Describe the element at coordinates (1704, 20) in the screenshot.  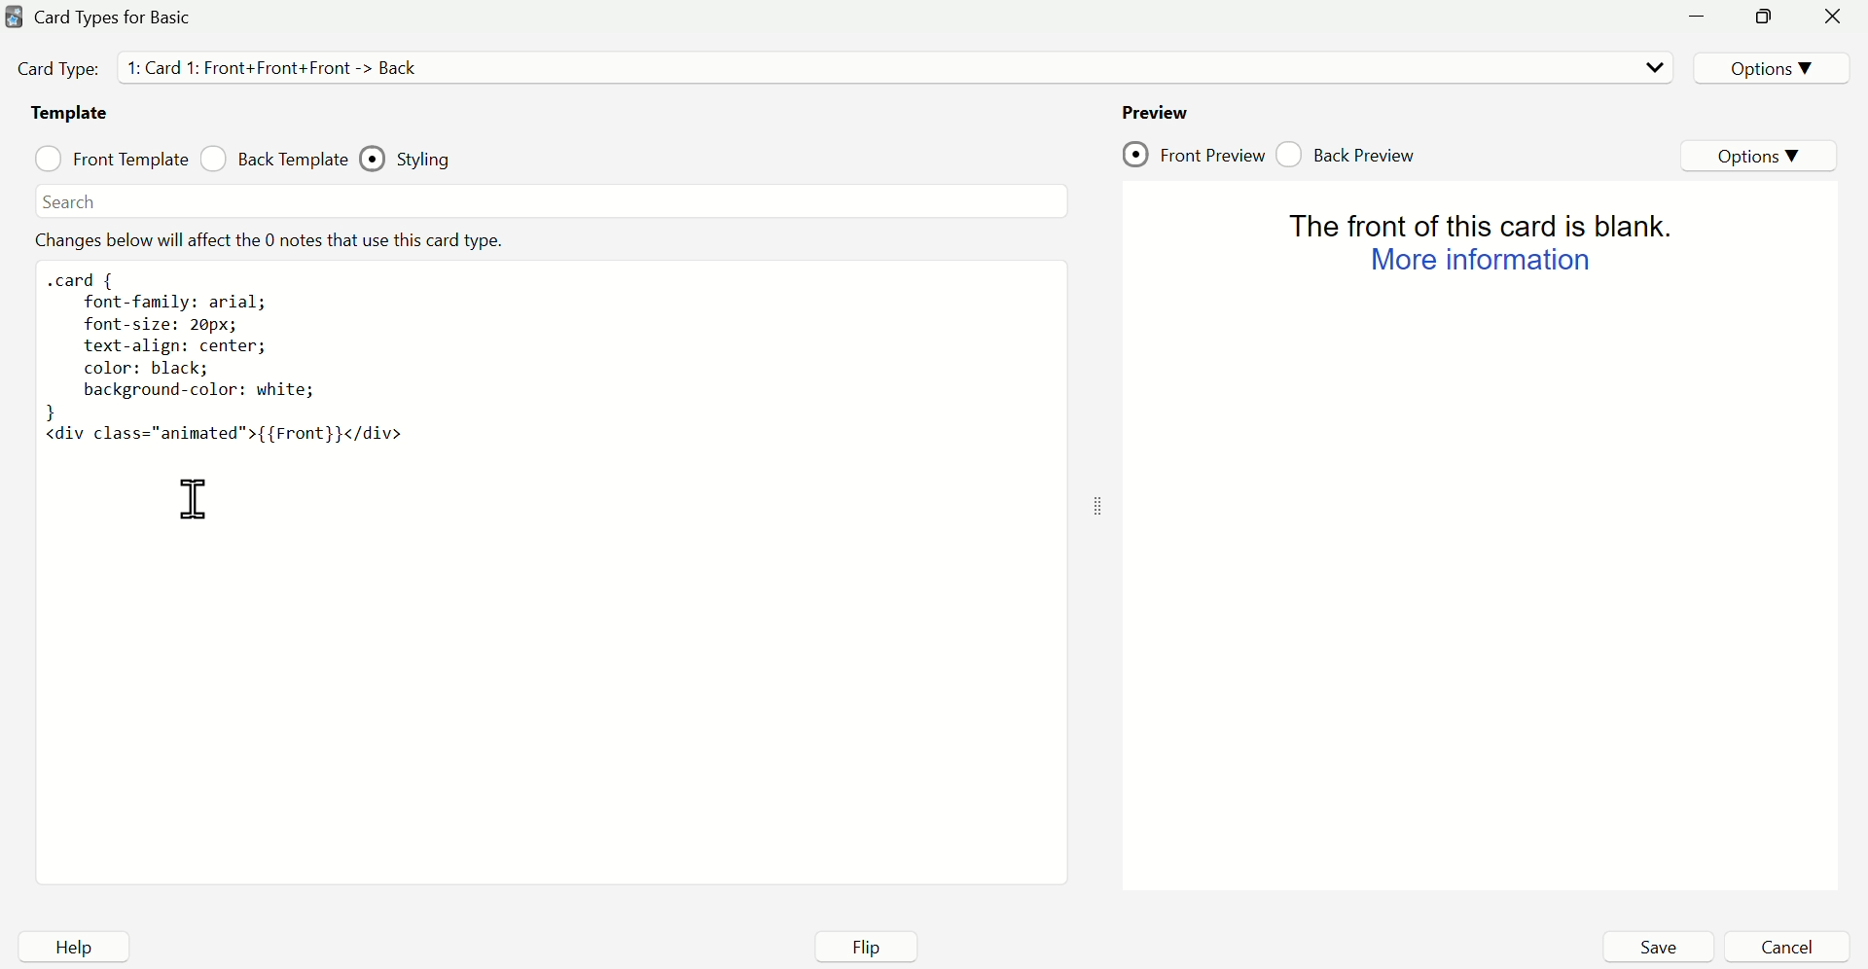
I see `minimise` at that location.